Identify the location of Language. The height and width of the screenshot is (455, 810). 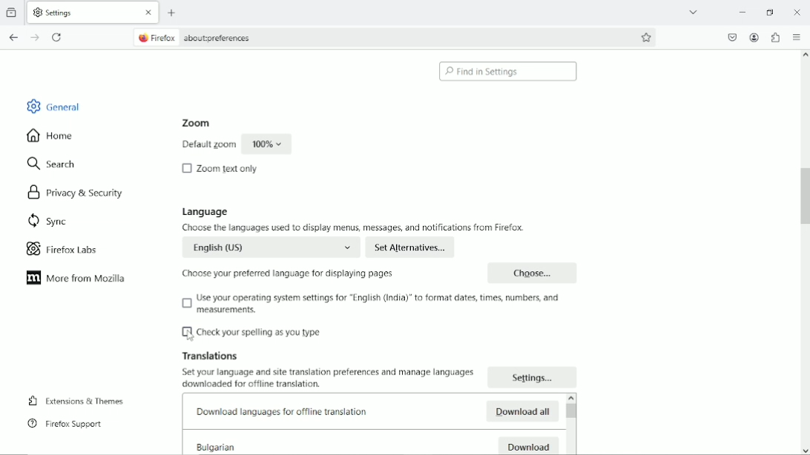
(202, 212).